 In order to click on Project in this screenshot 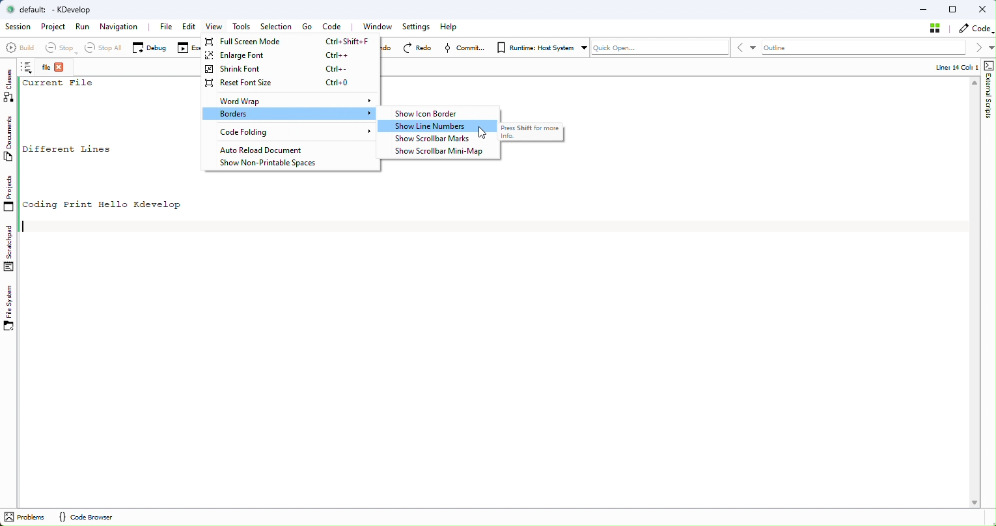, I will do `click(53, 28)`.